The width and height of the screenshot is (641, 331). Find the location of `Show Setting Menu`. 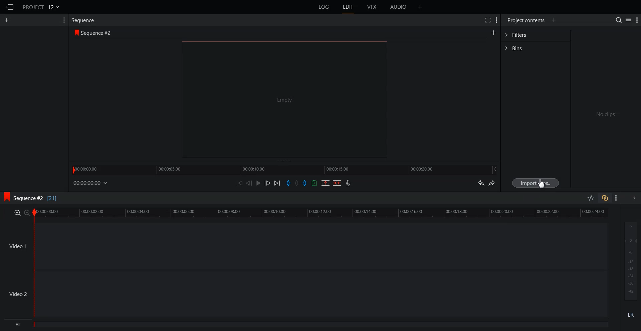

Show Setting Menu is located at coordinates (637, 20).